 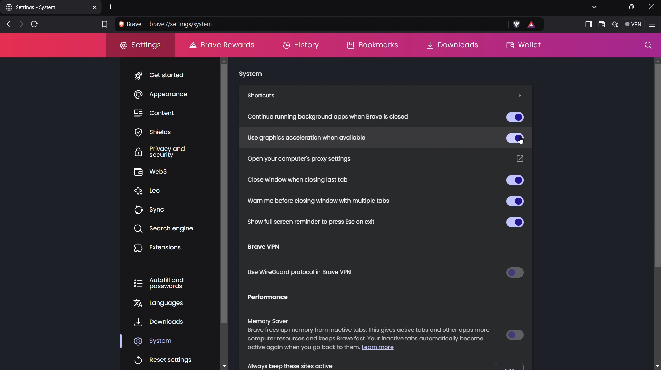 What do you see at coordinates (162, 75) in the screenshot?
I see `Get started` at bounding box center [162, 75].